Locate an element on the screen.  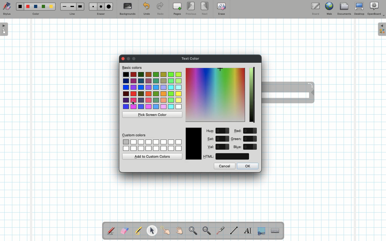
Text color is located at coordinates (191, 58).